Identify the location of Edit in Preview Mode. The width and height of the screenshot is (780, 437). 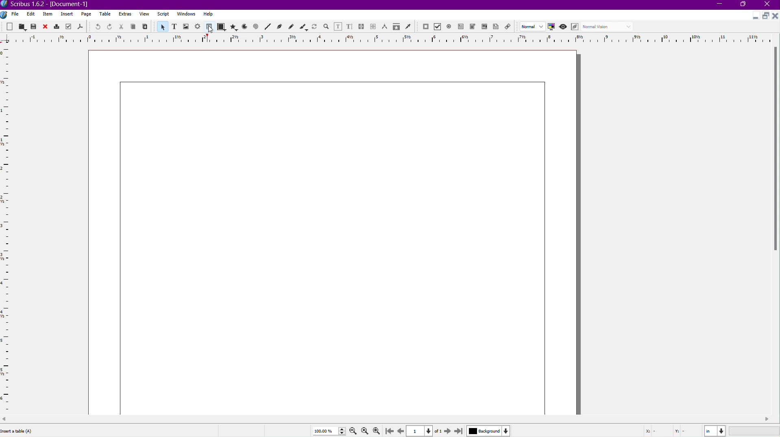
(576, 27).